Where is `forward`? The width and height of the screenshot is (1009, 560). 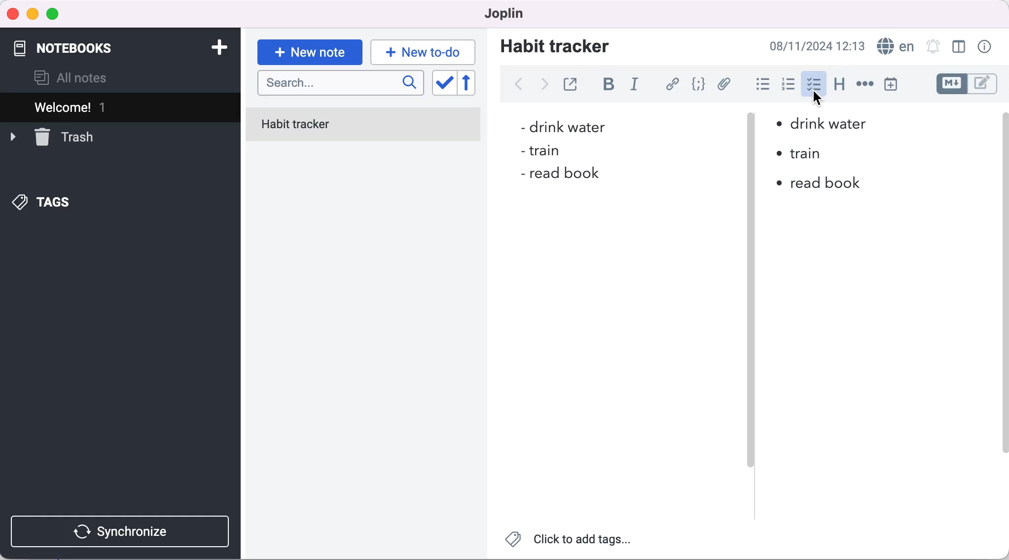
forward is located at coordinates (542, 87).